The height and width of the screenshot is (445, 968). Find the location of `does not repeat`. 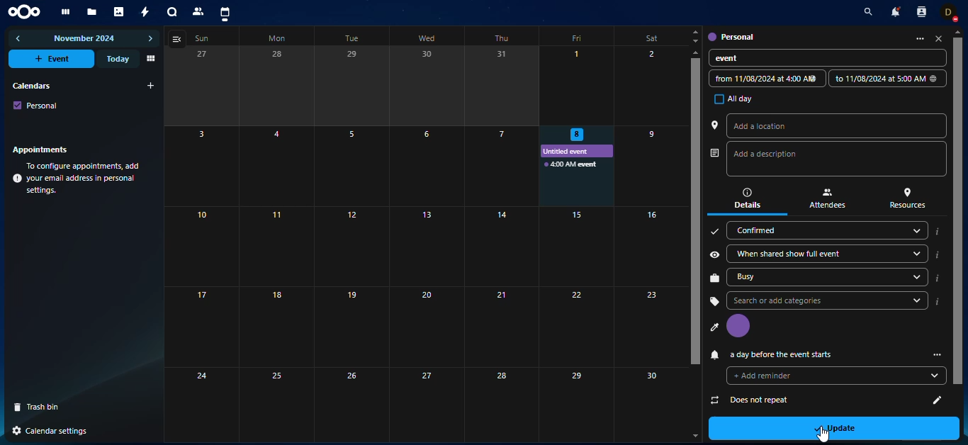

does not repeat is located at coordinates (782, 376).